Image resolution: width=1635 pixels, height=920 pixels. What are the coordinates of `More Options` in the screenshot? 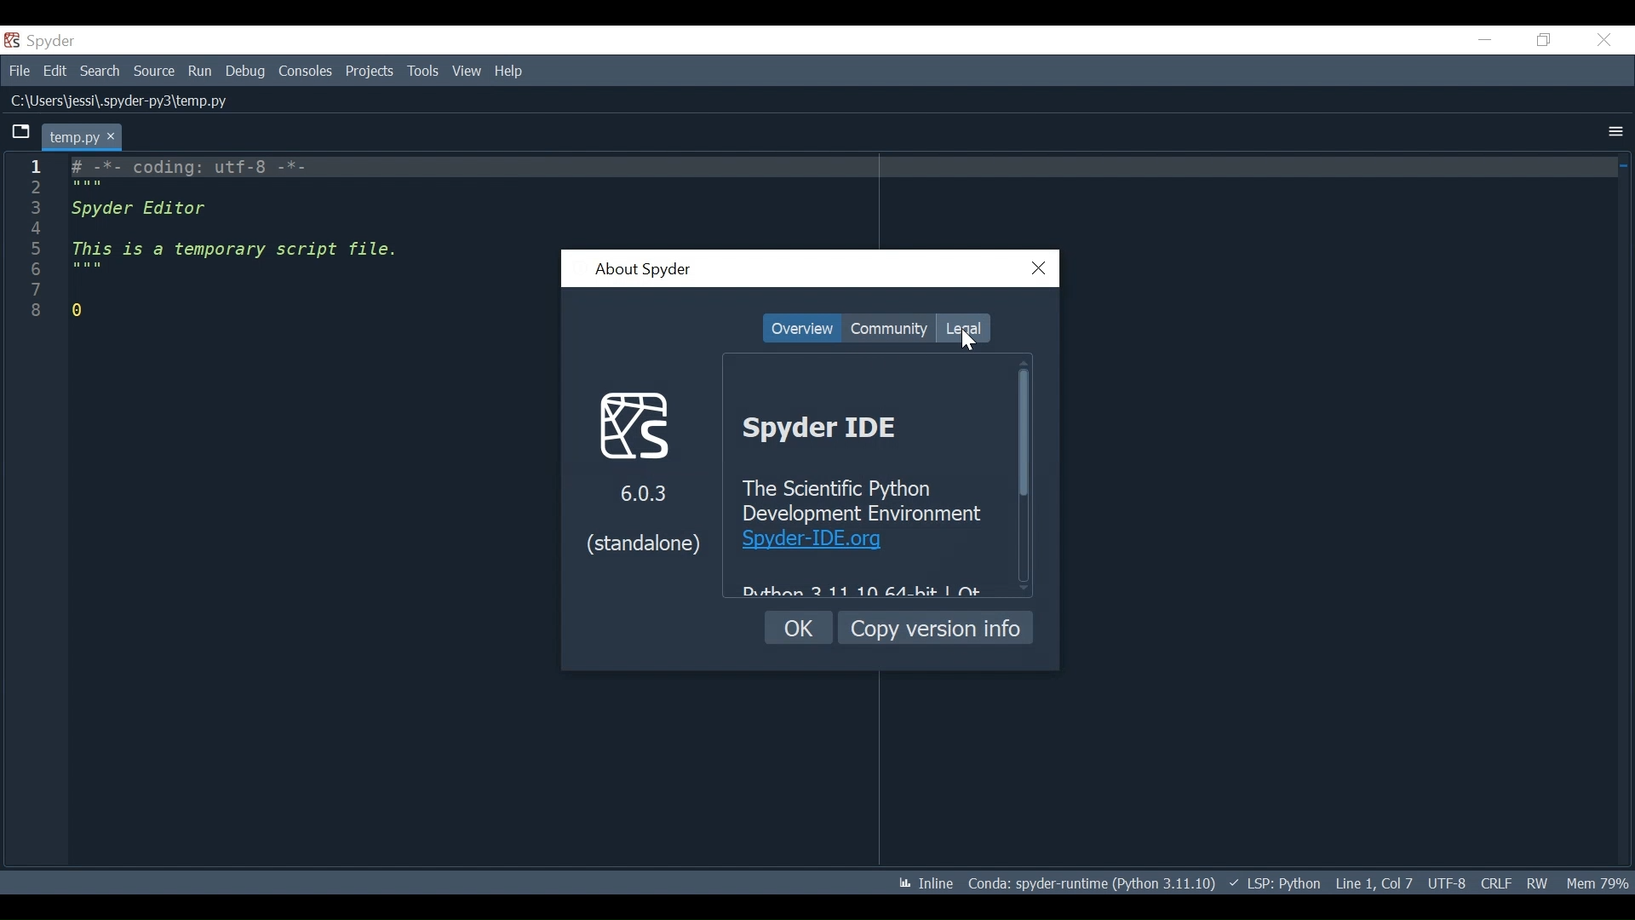 It's located at (1615, 133).